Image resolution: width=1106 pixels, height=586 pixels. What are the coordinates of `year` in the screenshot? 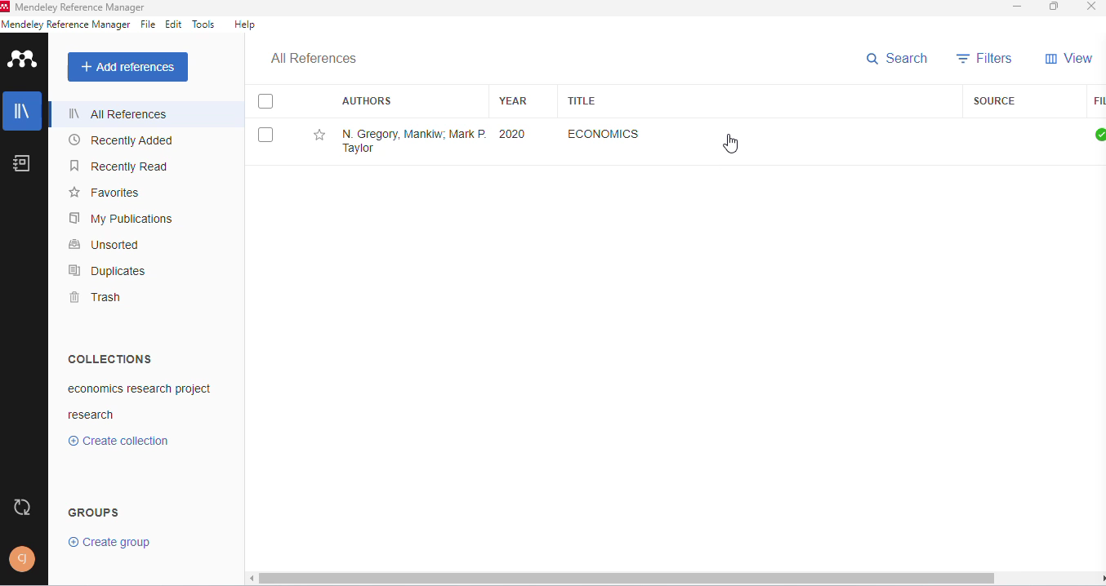 It's located at (514, 101).